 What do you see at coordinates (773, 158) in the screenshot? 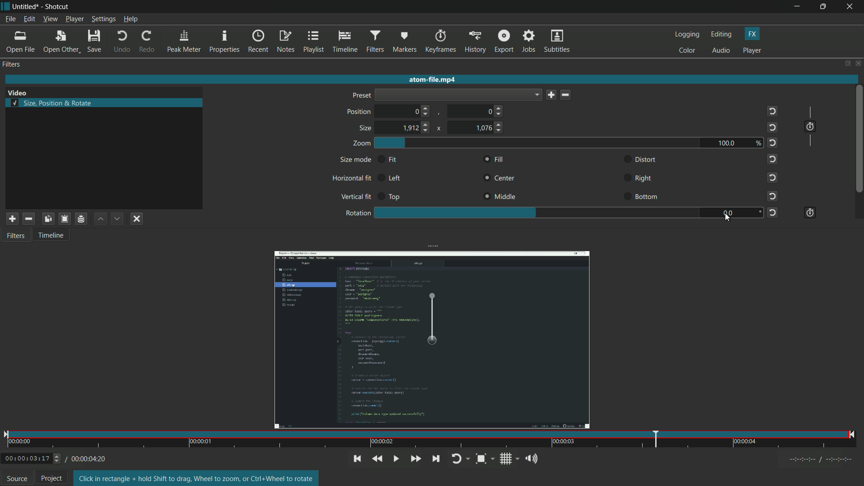
I see `reset to default` at bounding box center [773, 158].